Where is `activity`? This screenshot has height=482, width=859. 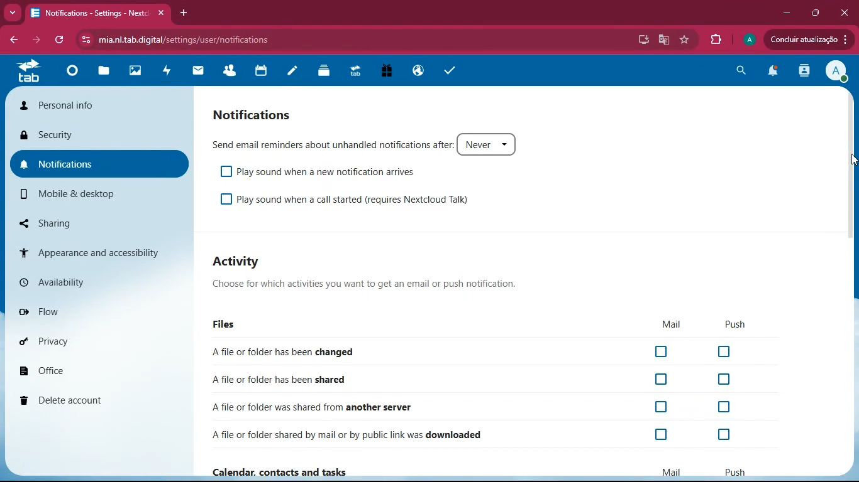
activity is located at coordinates (170, 73).